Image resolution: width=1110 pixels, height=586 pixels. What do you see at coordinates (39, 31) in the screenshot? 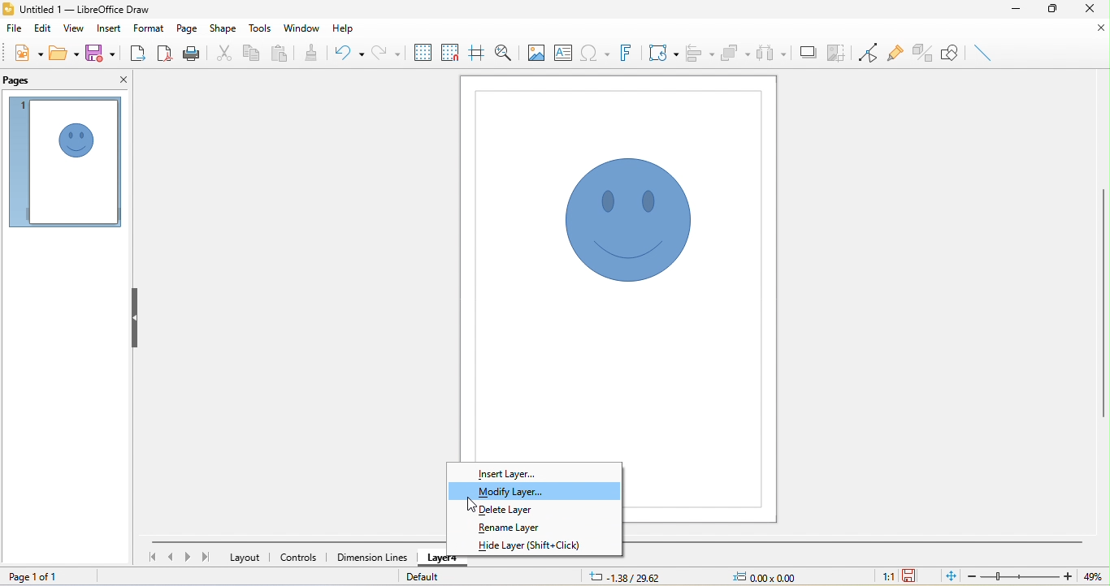
I see `edit` at bounding box center [39, 31].